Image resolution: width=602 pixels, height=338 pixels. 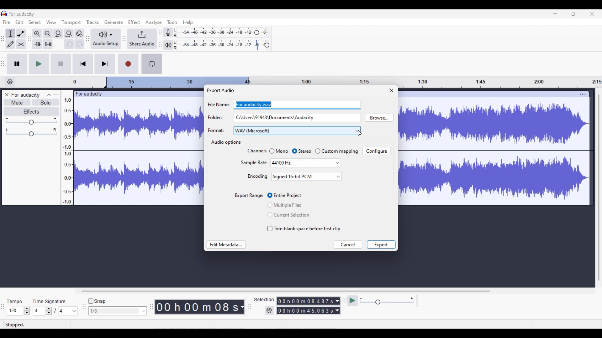 What do you see at coordinates (49, 95) in the screenshot?
I see `Collapse` at bounding box center [49, 95].